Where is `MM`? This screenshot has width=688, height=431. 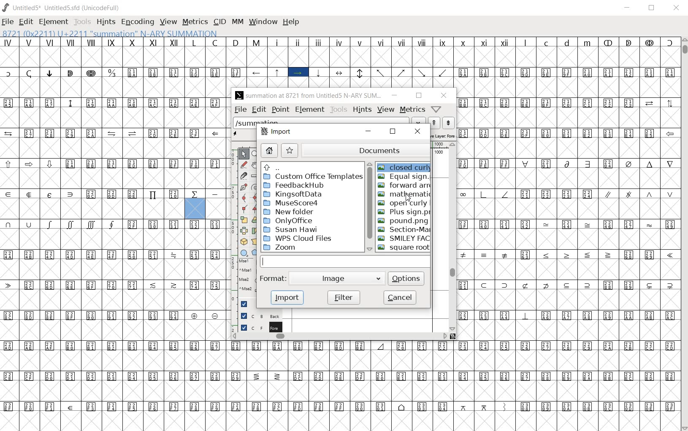 MM is located at coordinates (237, 22).